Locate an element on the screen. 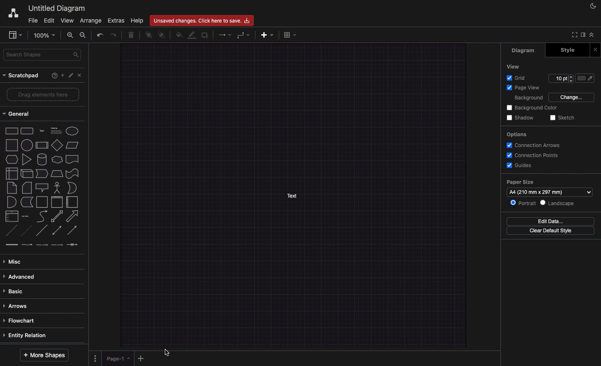 The height and width of the screenshot is (366, 601). Help is located at coordinates (137, 20).